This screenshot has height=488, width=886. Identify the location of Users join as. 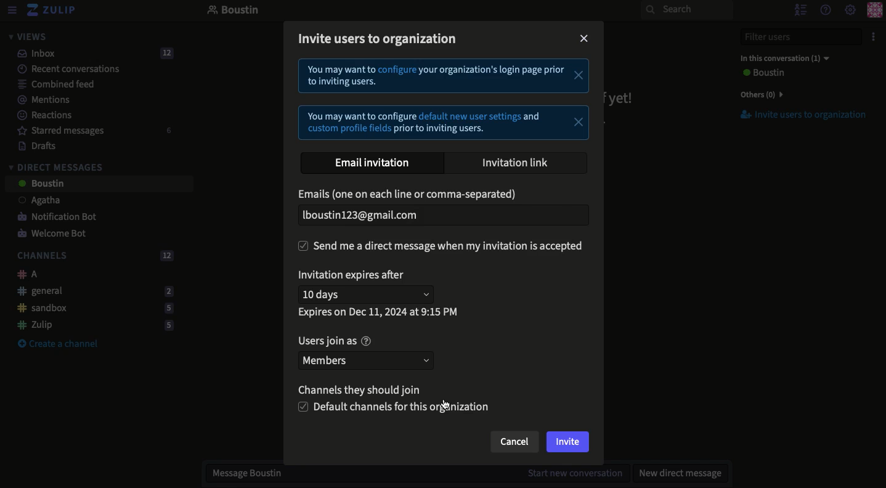
(334, 342).